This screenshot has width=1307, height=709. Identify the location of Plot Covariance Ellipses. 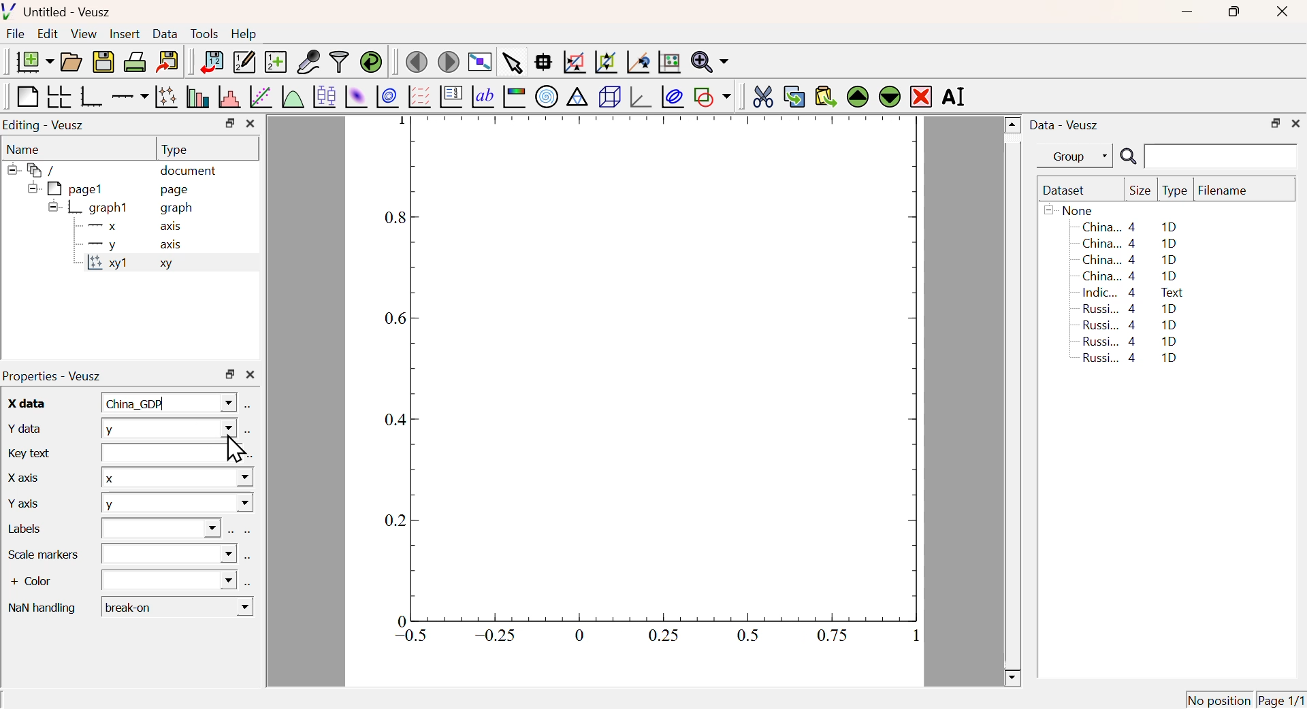
(673, 98).